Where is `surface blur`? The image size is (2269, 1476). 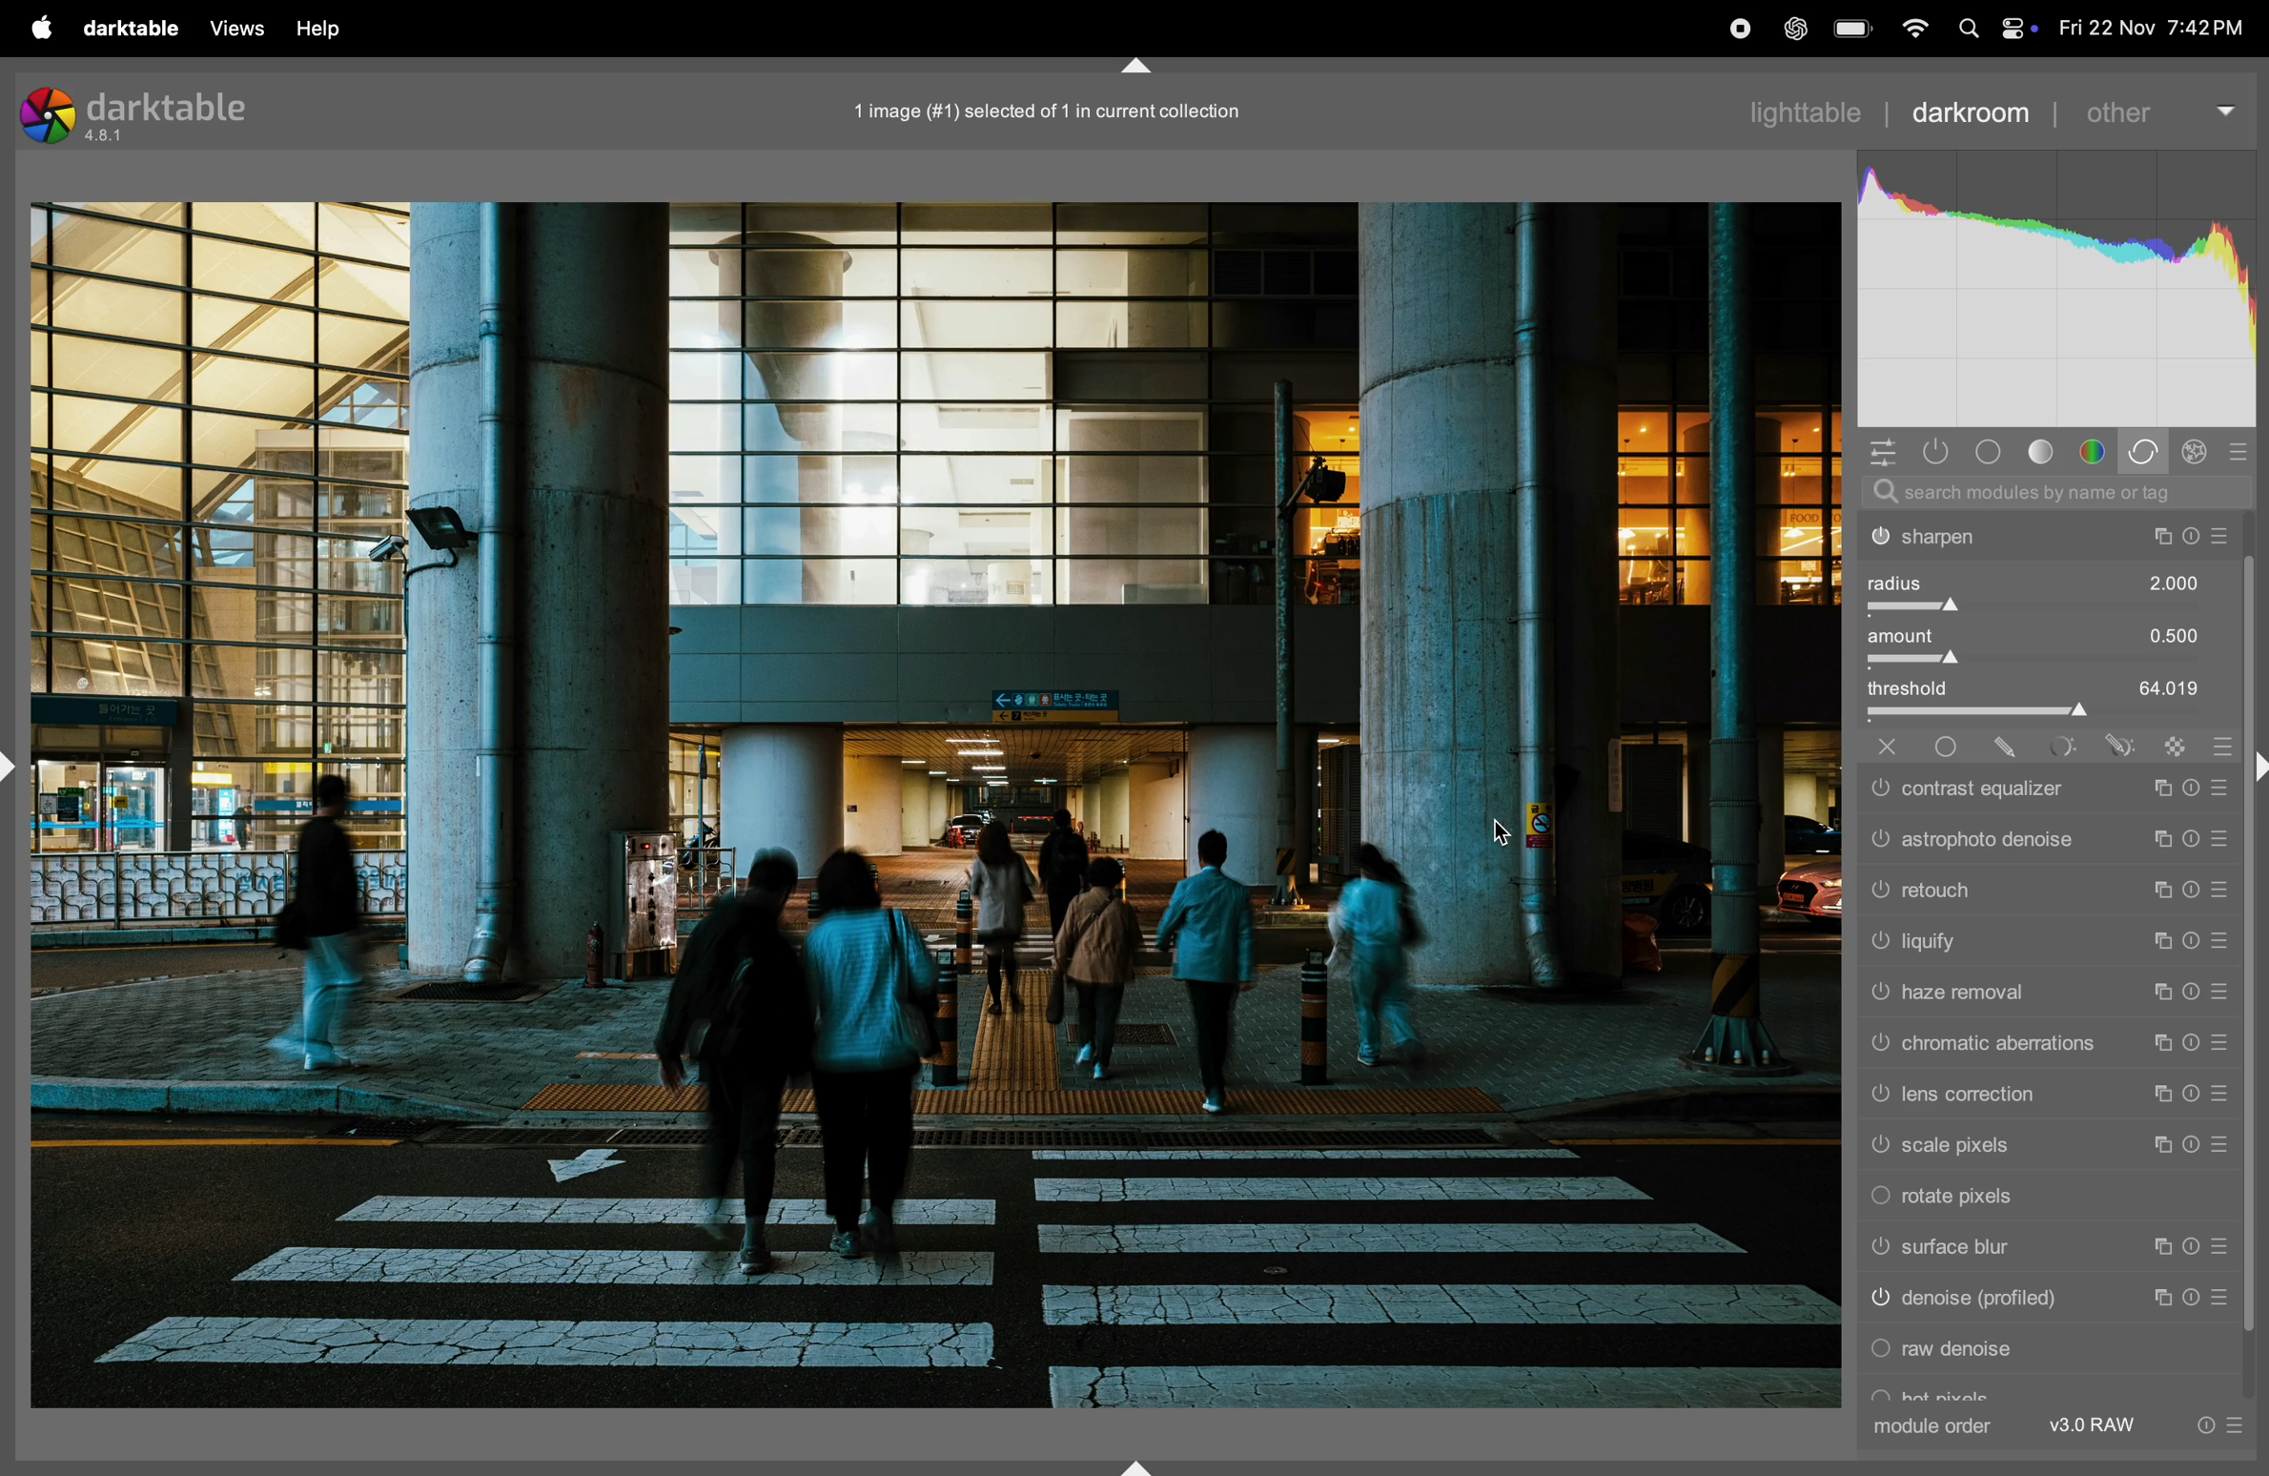
surface blur is located at coordinates (2038, 1251).